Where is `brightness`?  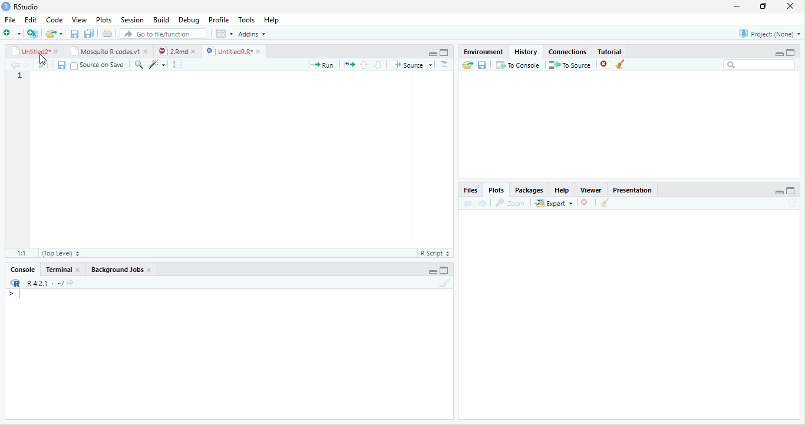
brightness is located at coordinates (157, 64).